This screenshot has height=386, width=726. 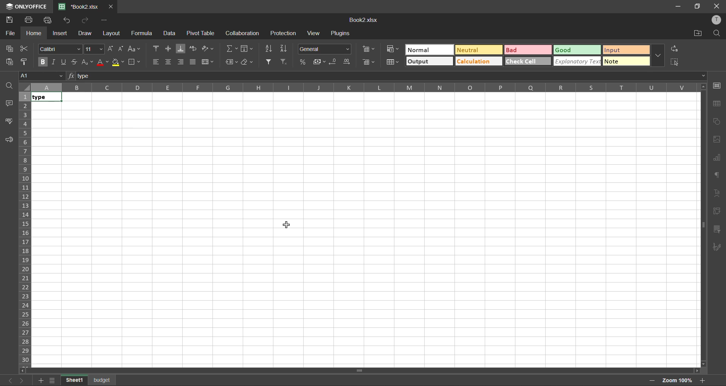 What do you see at coordinates (718, 123) in the screenshot?
I see `shapes` at bounding box center [718, 123].